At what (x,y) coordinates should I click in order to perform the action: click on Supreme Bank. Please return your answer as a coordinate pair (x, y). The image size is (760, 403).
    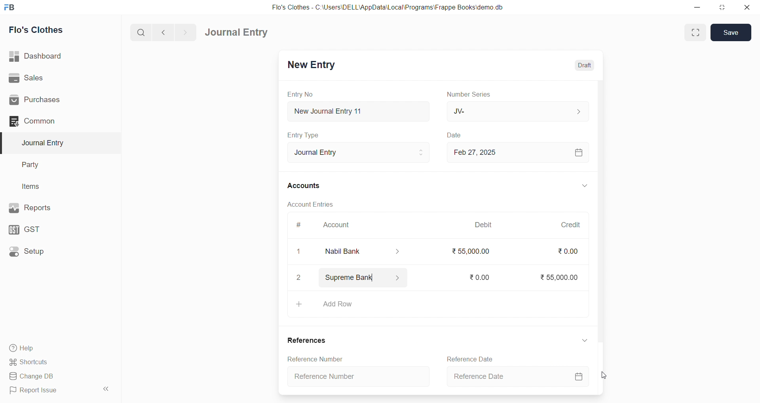
    Looking at the image, I should click on (364, 279).